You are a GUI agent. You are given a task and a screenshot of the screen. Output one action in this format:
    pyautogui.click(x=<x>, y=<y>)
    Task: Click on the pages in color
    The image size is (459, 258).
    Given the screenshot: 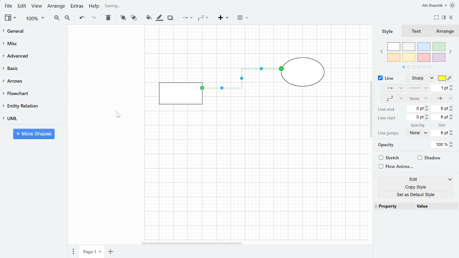 What is the action you would take?
    pyautogui.click(x=416, y=67)
    